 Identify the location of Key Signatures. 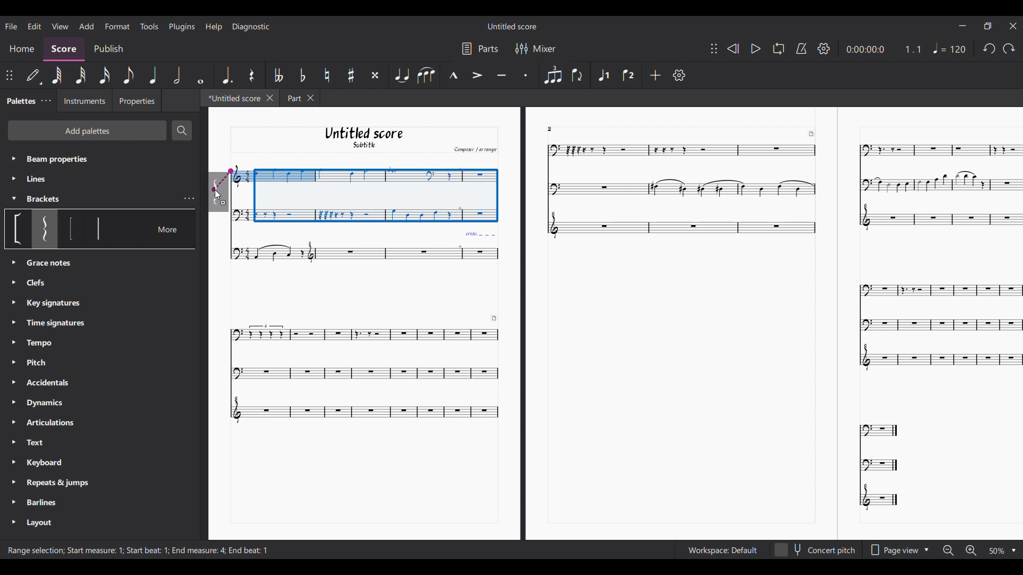
(53, 304).